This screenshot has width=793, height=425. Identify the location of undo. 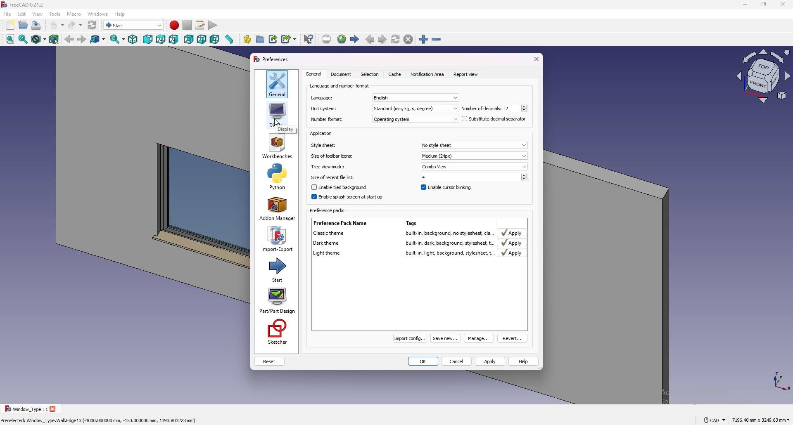
(57, 25).